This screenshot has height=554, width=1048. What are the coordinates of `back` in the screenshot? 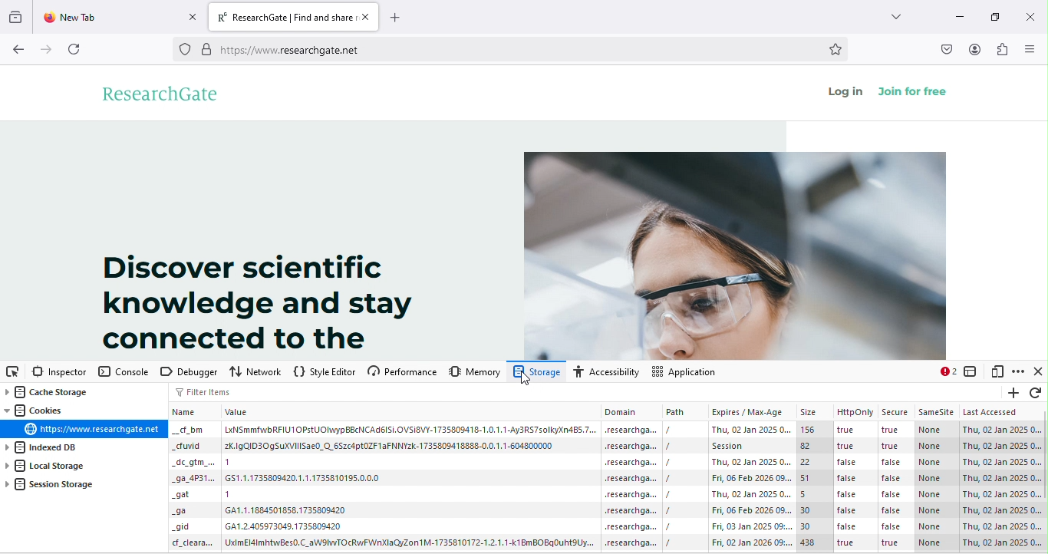 It's located at (17, 48).